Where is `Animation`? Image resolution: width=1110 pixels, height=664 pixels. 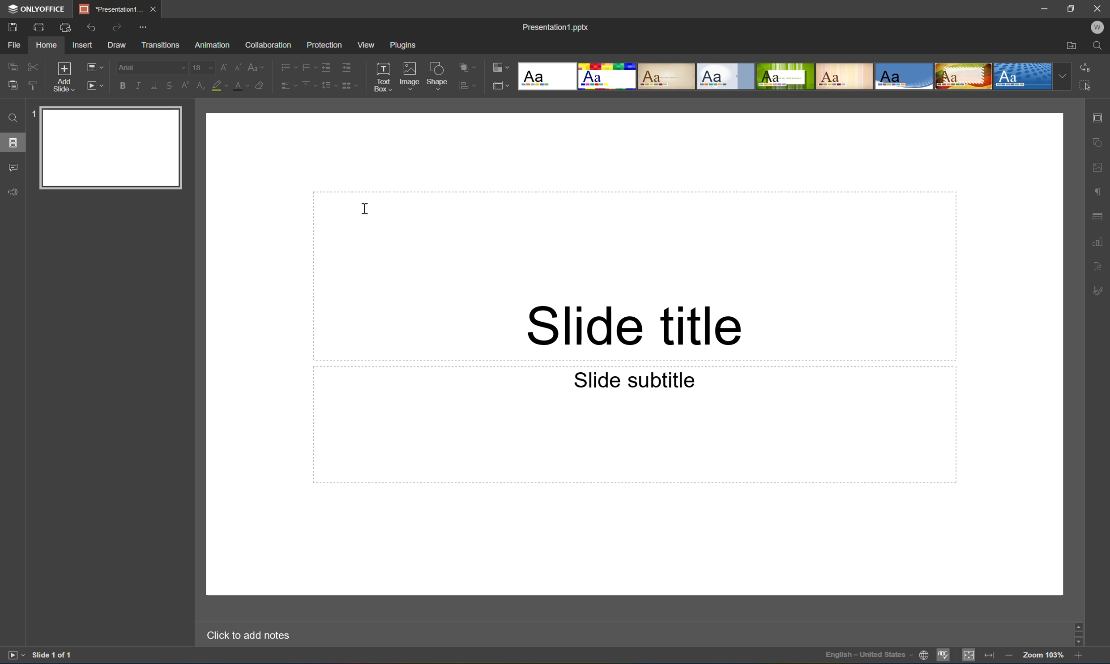 Animation is located at coordinates (211, 47).